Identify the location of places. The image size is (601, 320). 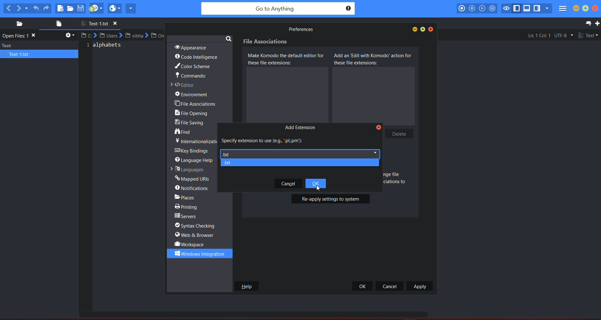
(17, 24).